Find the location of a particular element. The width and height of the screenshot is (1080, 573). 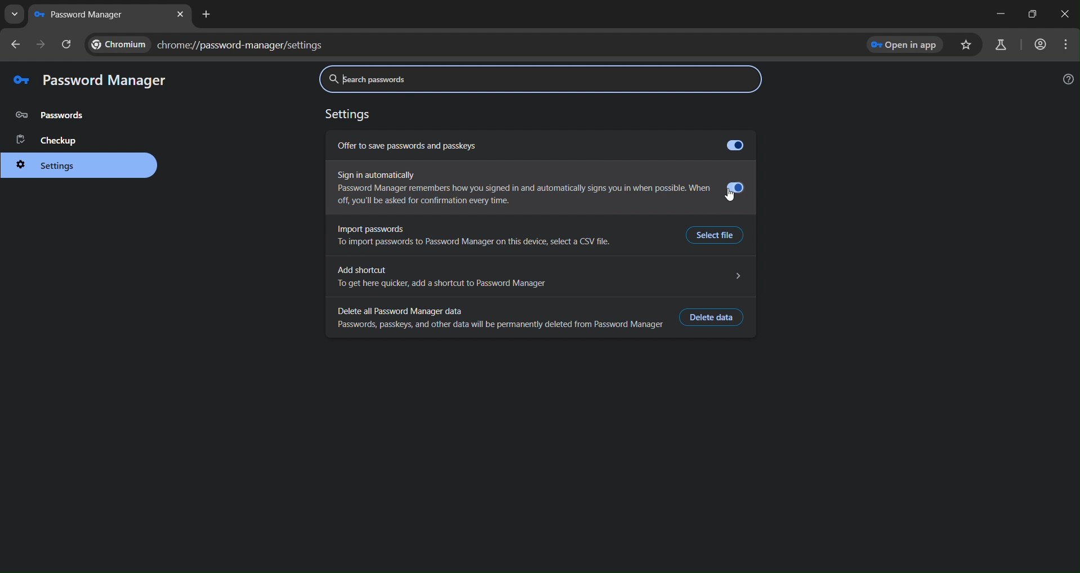

Offer to save passwords and passkeys is located at coordinates (538, 146).